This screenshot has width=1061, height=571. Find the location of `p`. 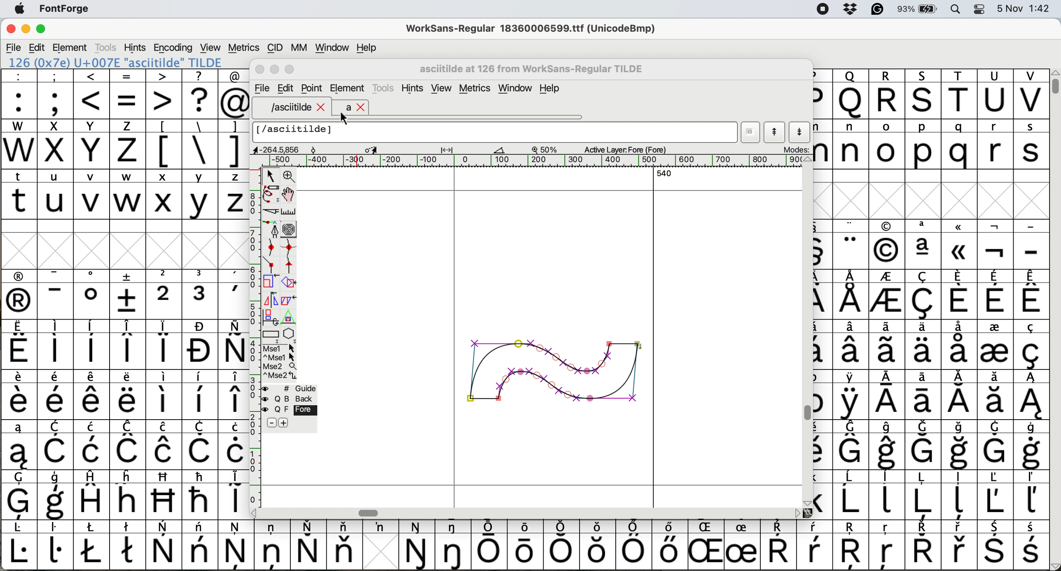

p is located at coordinates (923, 146).